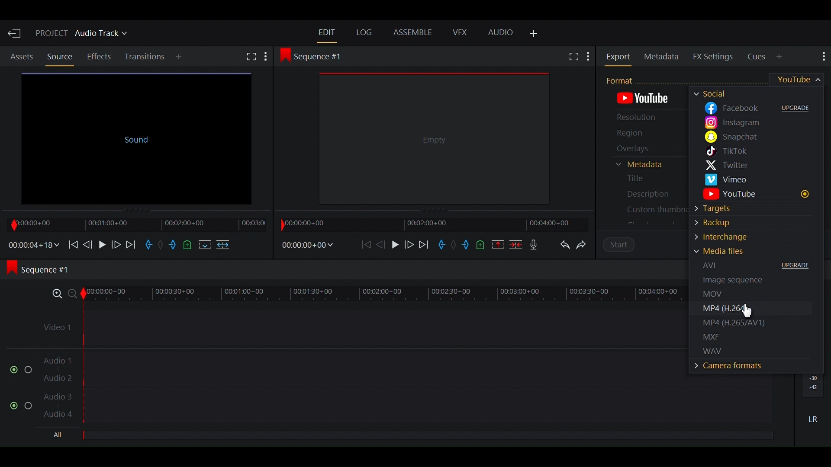  Describe the element at coordinates (365, 32) in the screenshot. I see `Log` at that location.